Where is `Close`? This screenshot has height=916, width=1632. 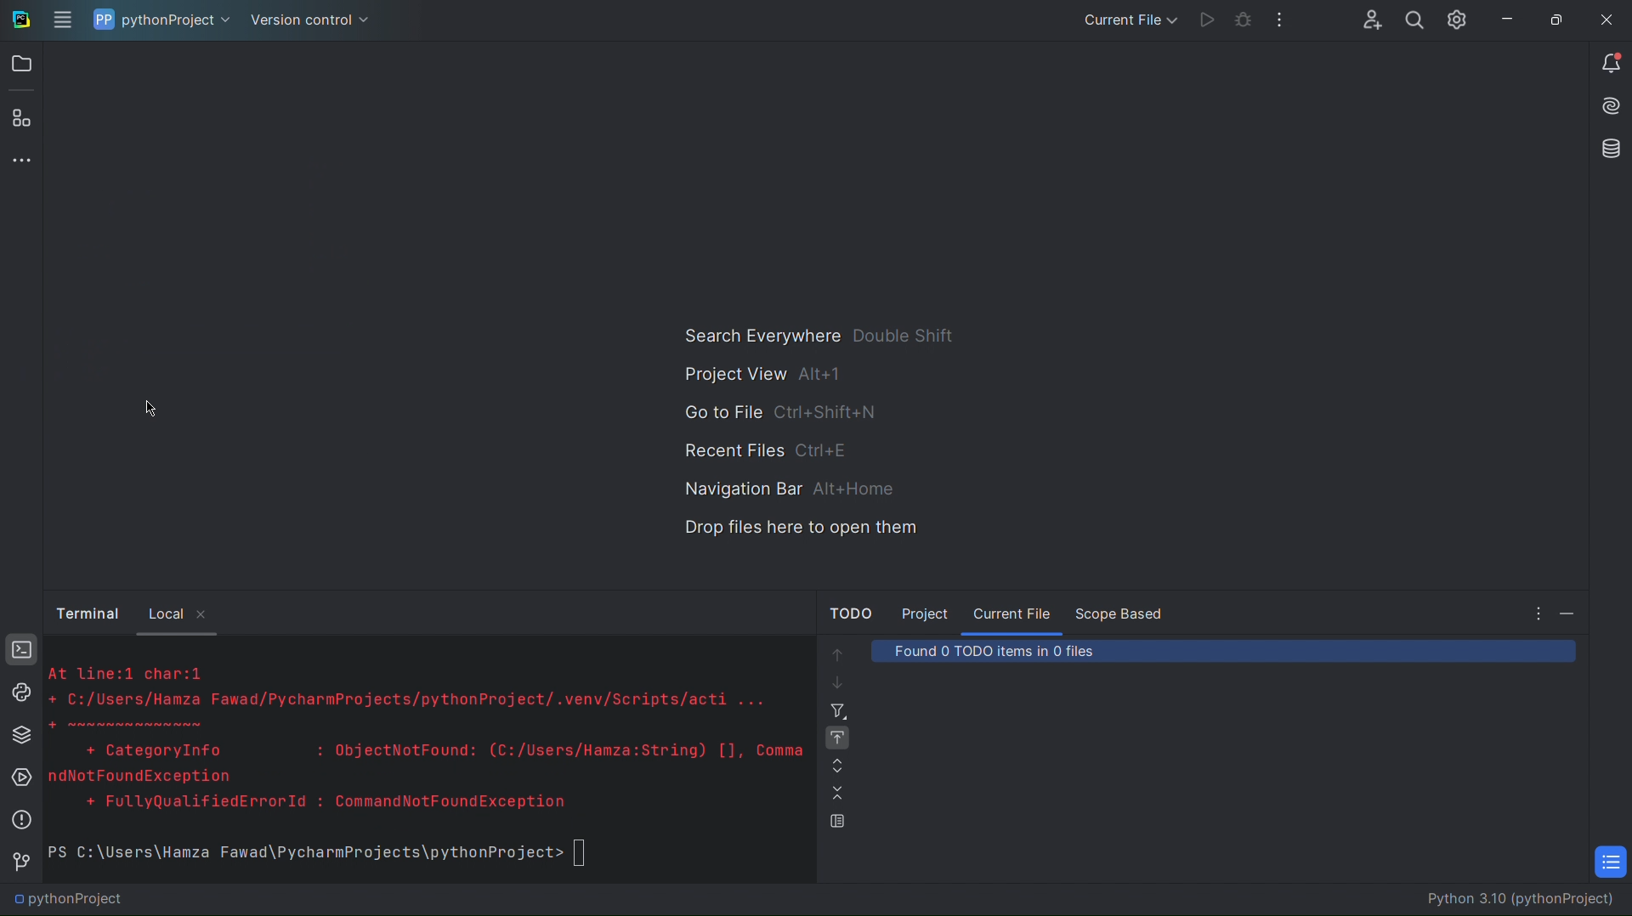 Close is located at coordinates (1606, 20).